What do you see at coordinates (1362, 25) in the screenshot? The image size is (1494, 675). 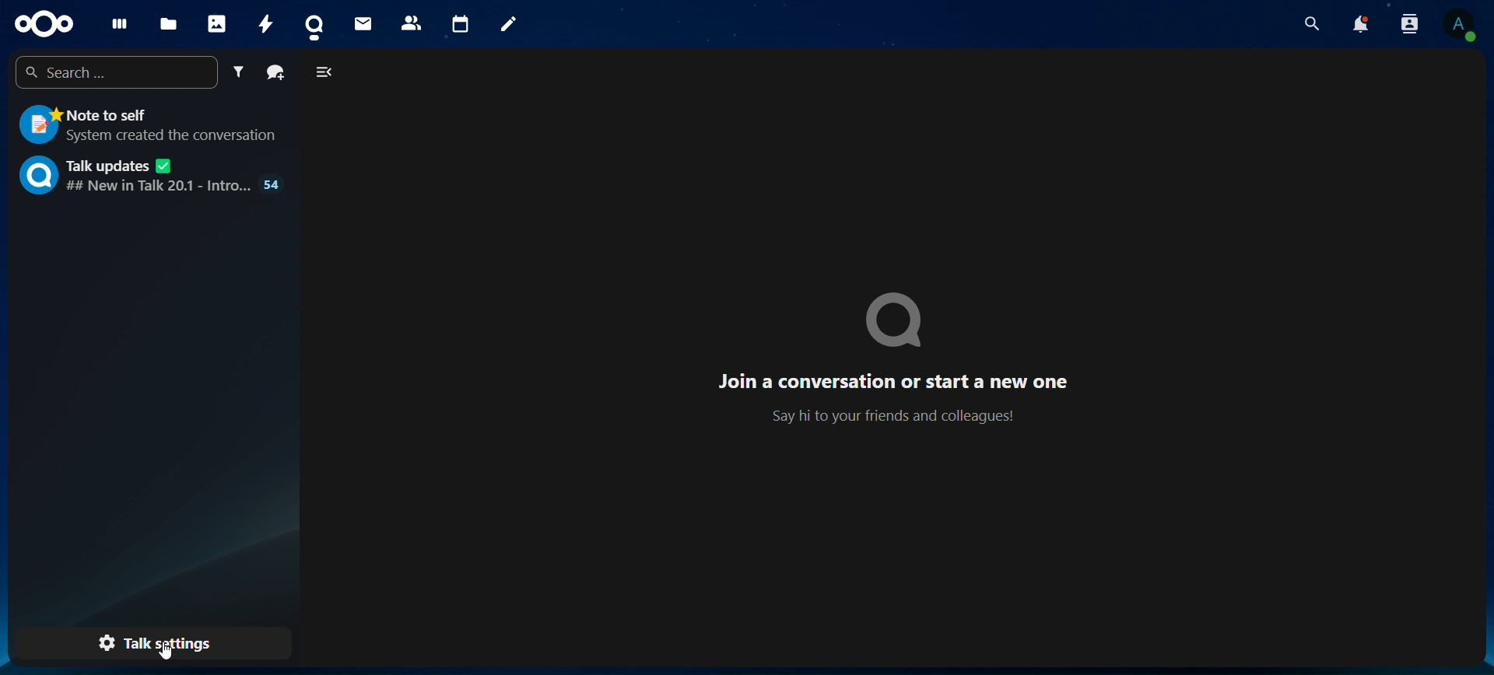 I see `notifications` at bounding box center [1362, 25].